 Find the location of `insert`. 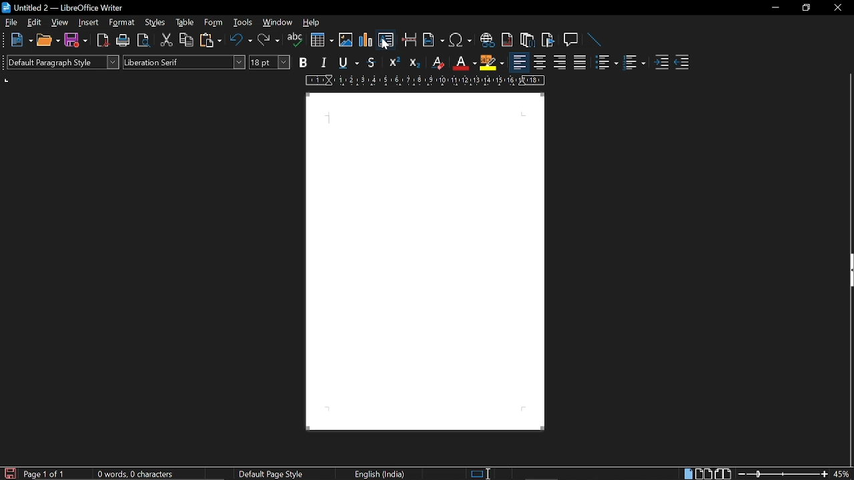

insert is located at coordinates (89, 23).